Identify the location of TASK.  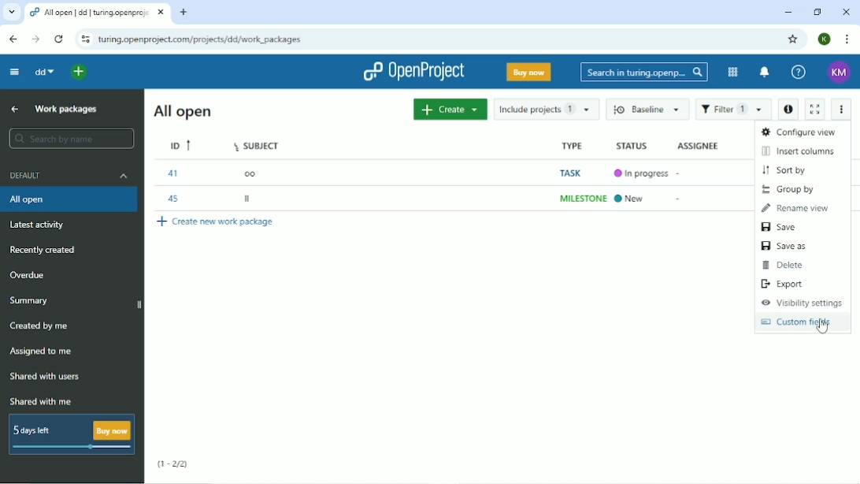
(574, 173).